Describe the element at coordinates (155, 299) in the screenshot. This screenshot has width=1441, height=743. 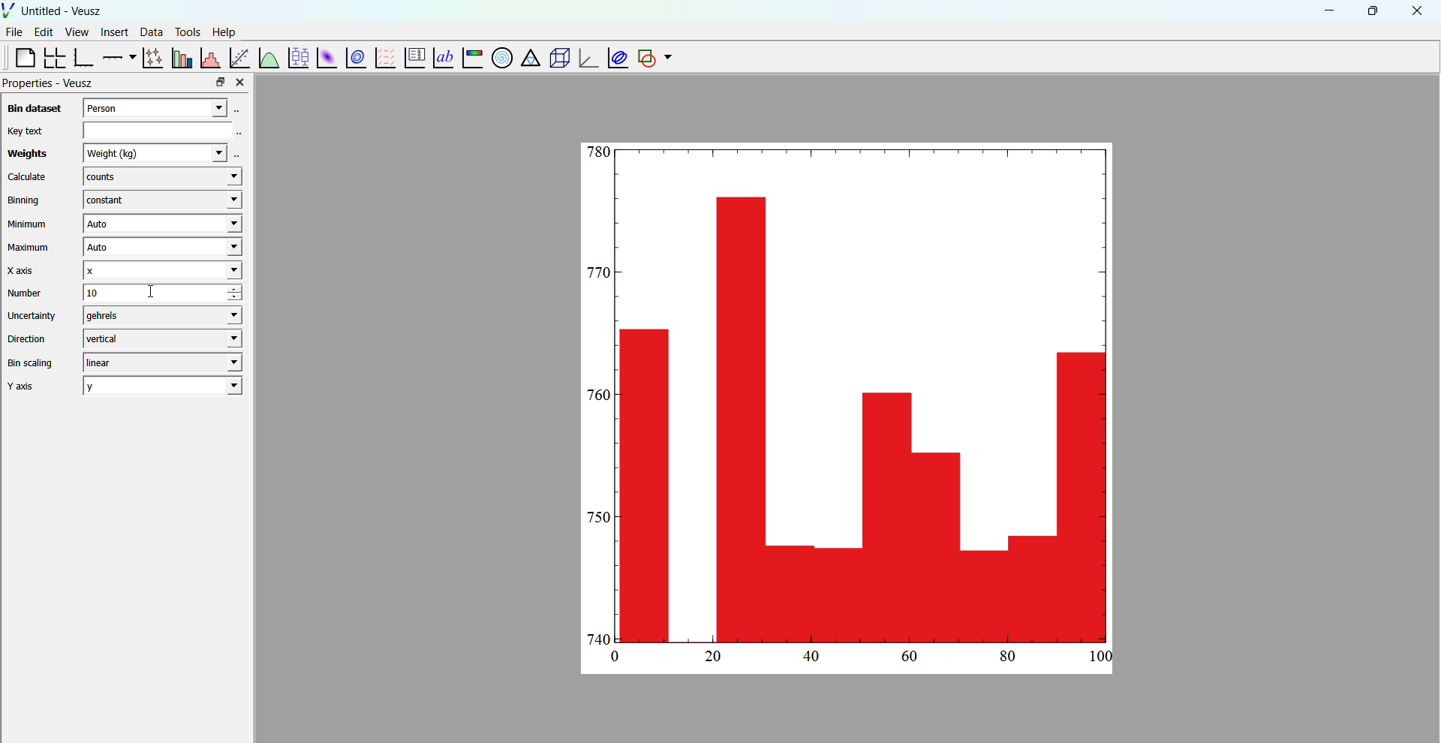
I see `cursor` at that location.